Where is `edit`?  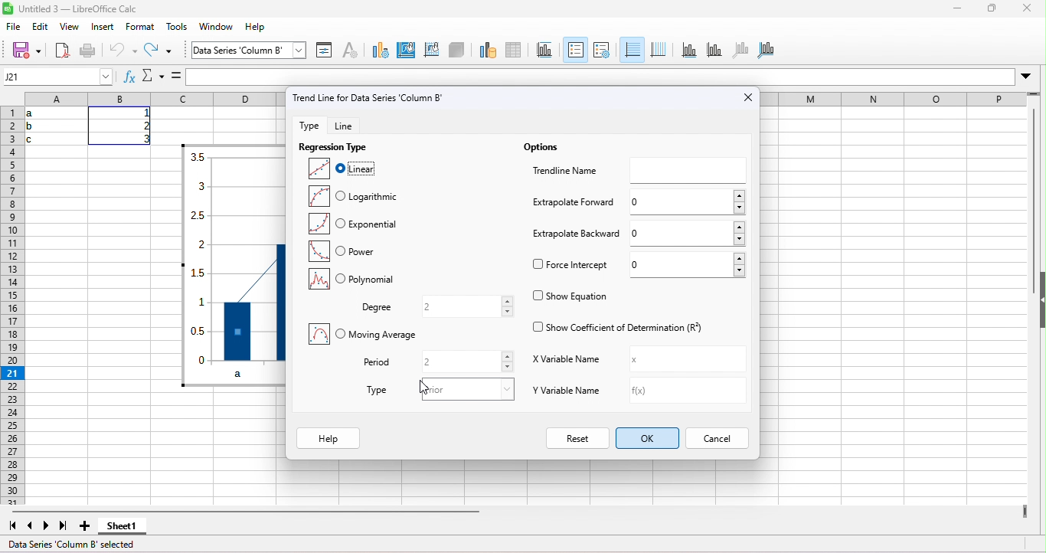
edit is located at coordinates (42, 28).